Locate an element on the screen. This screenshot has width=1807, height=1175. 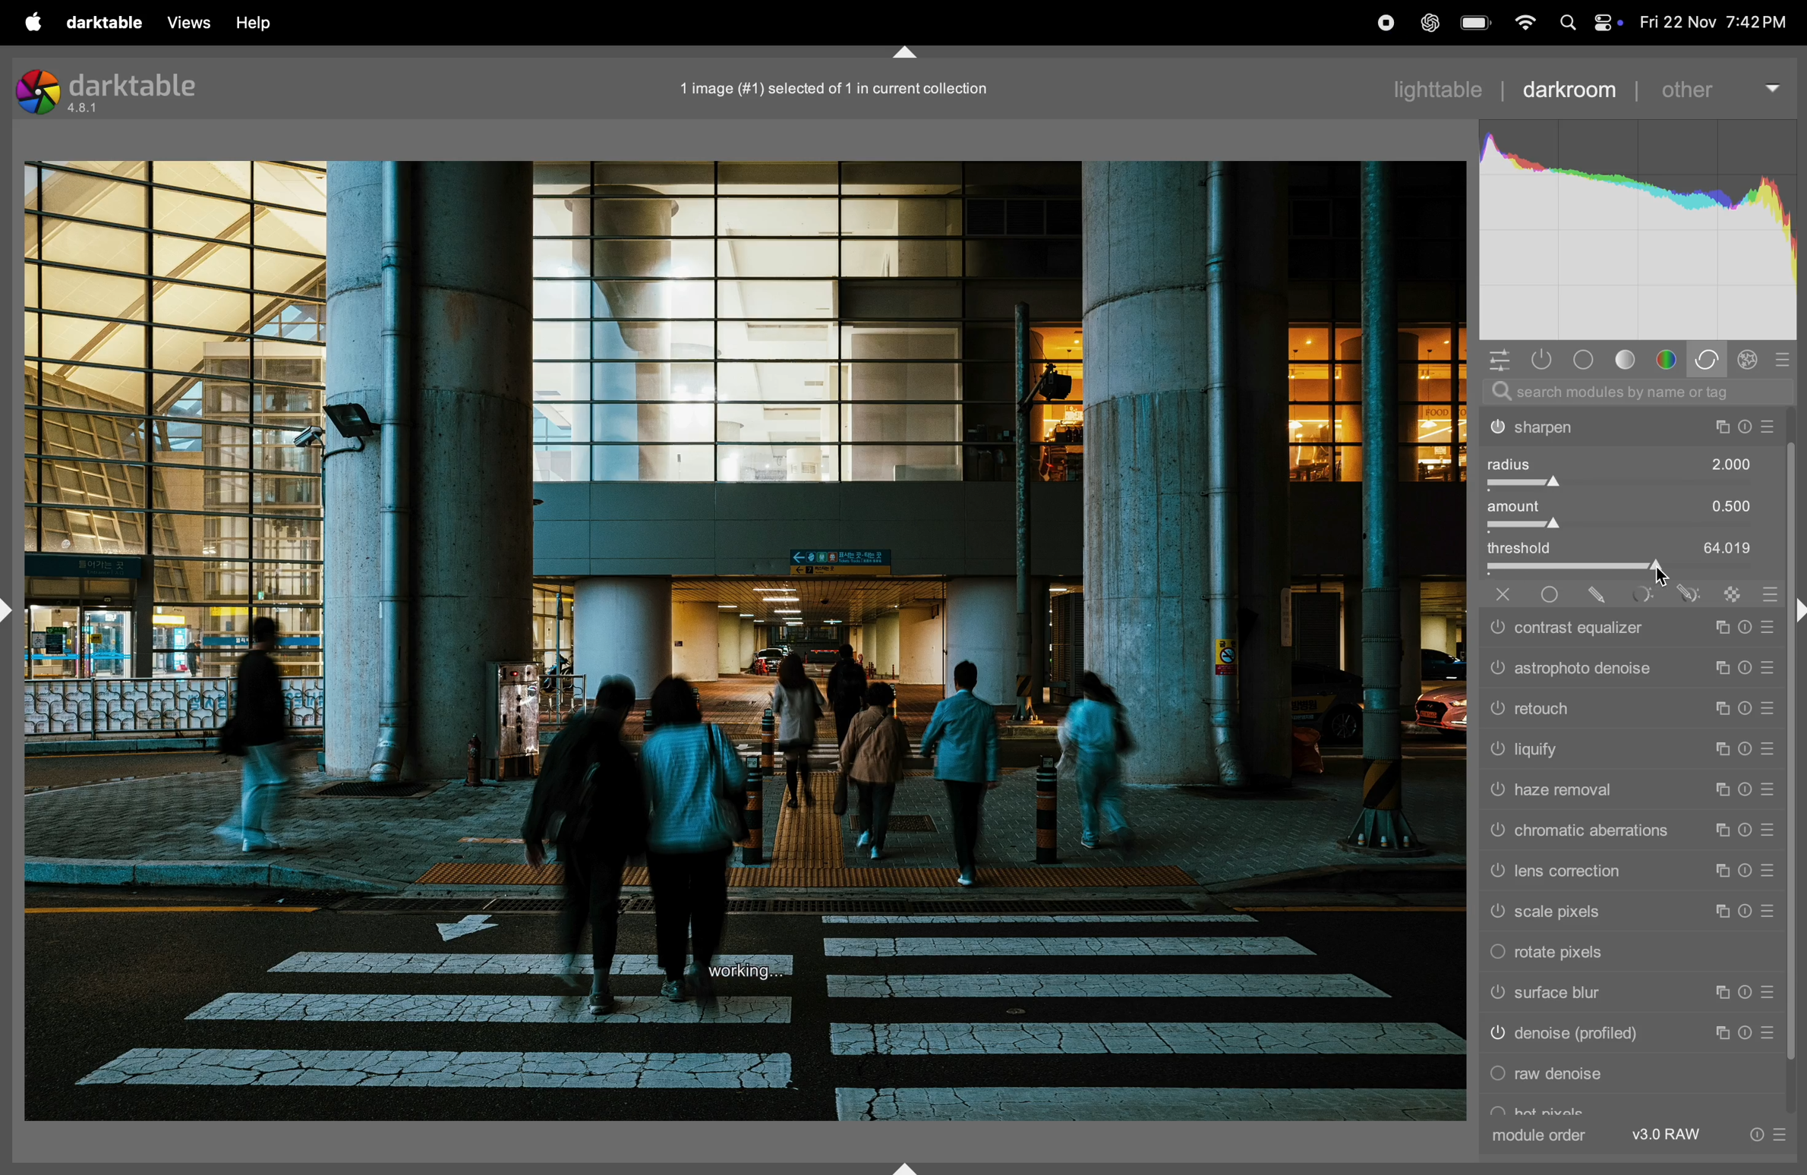
image is located at coordinates (746, 642).